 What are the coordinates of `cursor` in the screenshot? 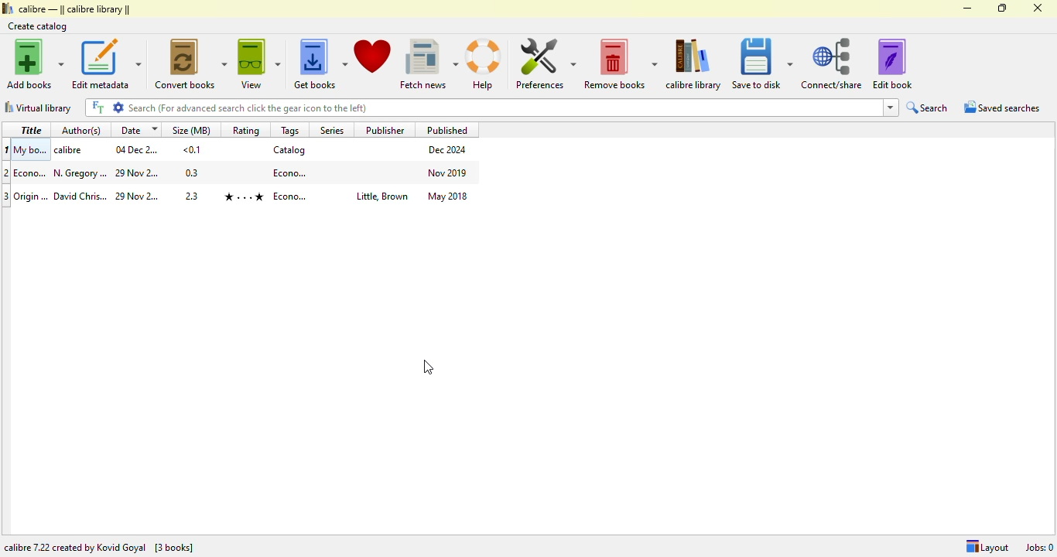 It's located at (428, 367).